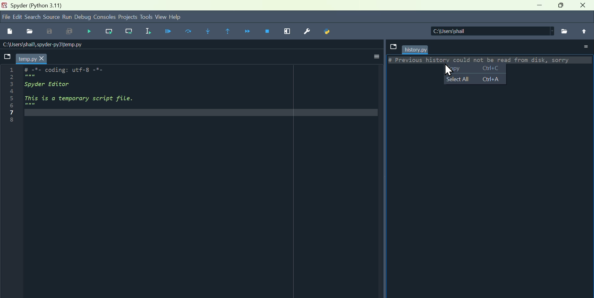 Image resolution: width=594 pixels, height=298 pixels. What do you see at coordinates (493, 31) in the screenshot?
I see `Directory` at bounding box center [493, 31].